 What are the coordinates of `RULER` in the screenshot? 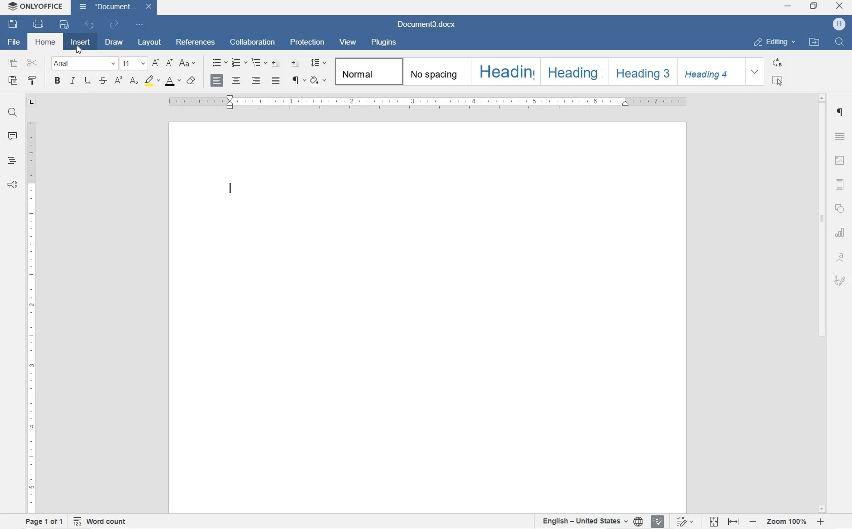 It's located at (30, 315).